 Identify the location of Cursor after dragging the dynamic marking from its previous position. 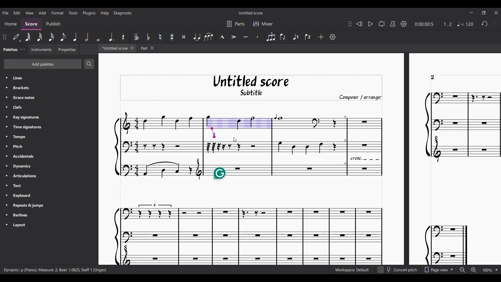
(235, 140).